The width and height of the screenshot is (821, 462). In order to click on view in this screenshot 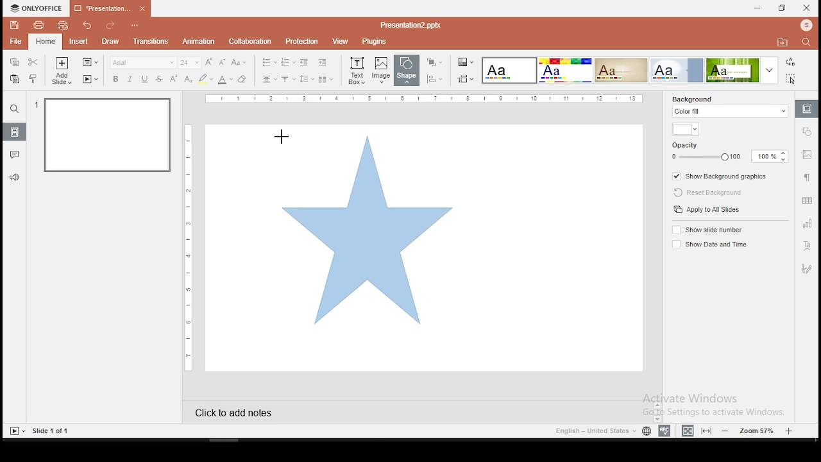, I will do `click(339, 42)`.